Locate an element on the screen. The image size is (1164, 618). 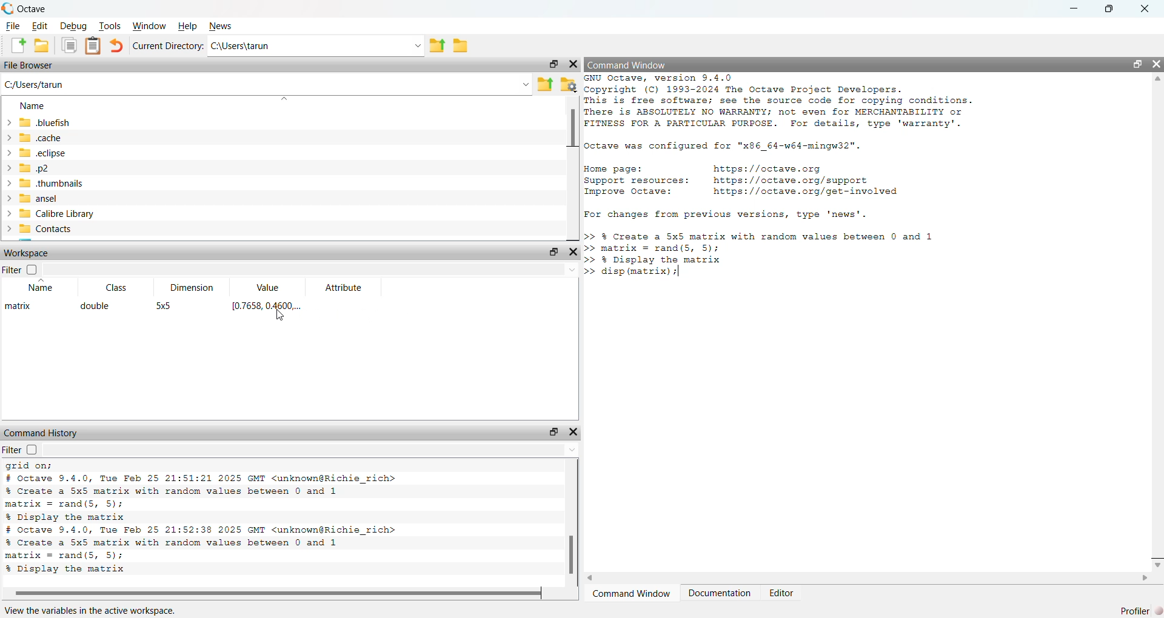
Dimension is located at coordinates (187, 284).